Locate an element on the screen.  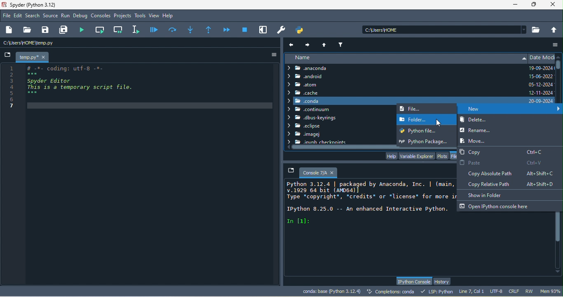
eclipse is located at coordinates (304, 126).